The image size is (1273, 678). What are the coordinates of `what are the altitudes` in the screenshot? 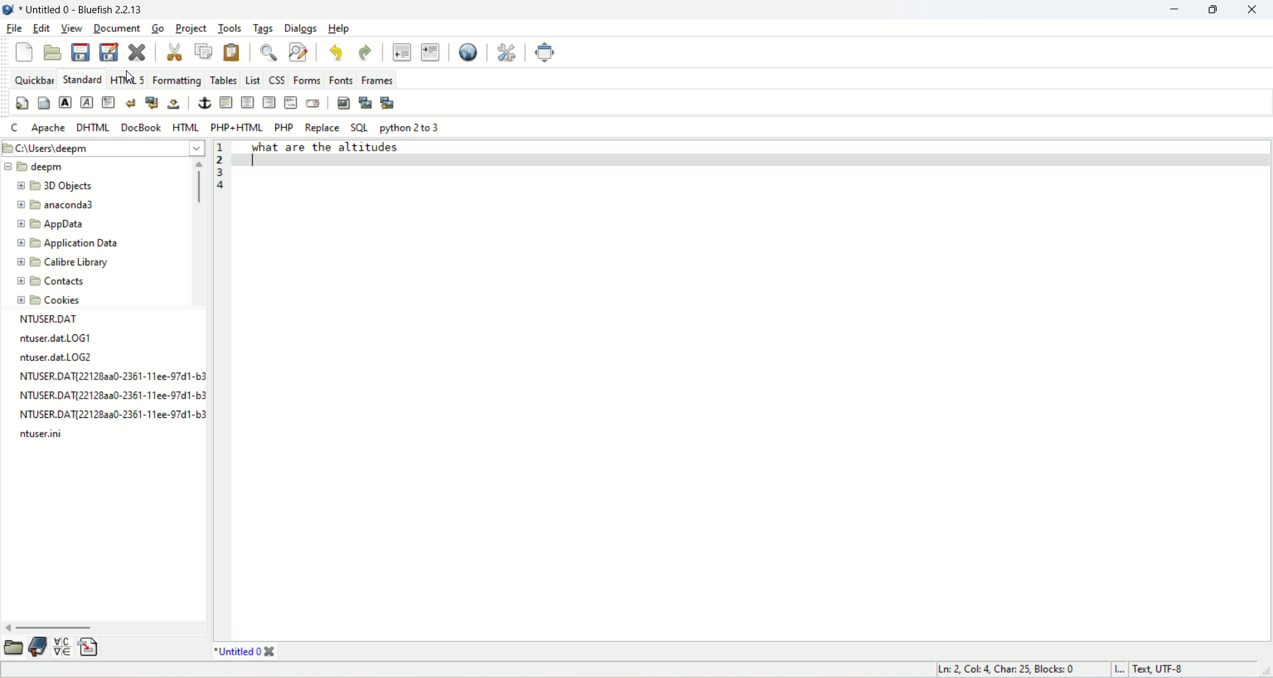 It's located at (323, 147).